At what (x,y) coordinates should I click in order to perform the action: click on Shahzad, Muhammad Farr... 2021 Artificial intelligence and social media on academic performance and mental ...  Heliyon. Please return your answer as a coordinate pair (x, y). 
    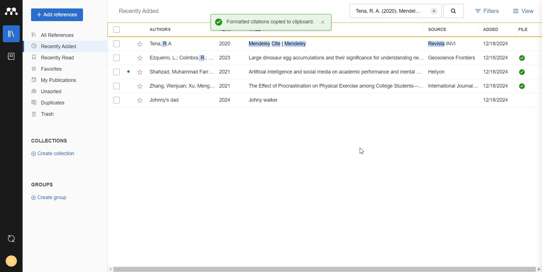
    Looking at the image, I should click on (313, 71).